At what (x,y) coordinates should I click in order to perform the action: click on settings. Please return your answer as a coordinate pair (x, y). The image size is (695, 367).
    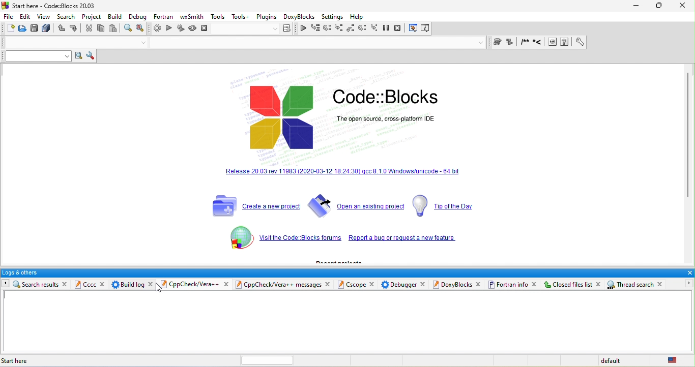
    Looking at the image, I should click on (333, 16).